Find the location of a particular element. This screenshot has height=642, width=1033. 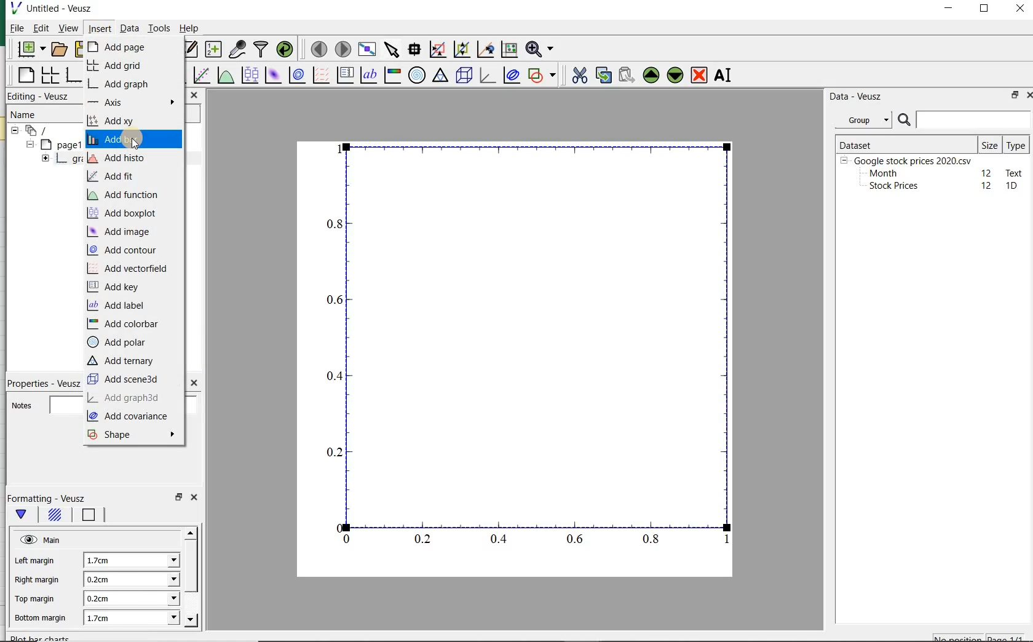

1.7cm is located at coordinates (130, 561).